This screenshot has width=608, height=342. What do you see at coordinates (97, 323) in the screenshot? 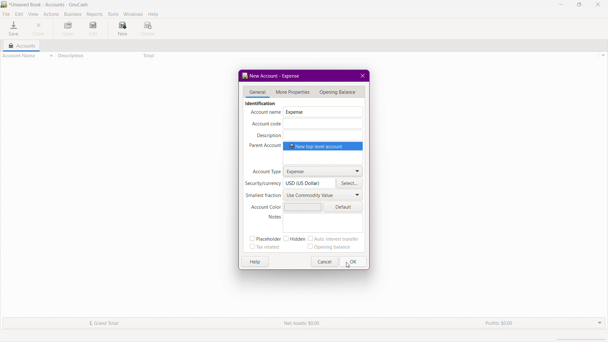
I see `$. Grand Total` at bounding box center [97, 323].